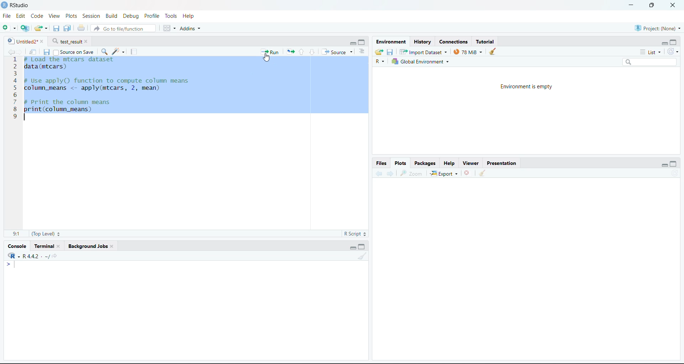  Describe the element at coordinates (380, 173) in the screenshot. I see `Go back to the previous source location (Ctrl + F9)` at that location.